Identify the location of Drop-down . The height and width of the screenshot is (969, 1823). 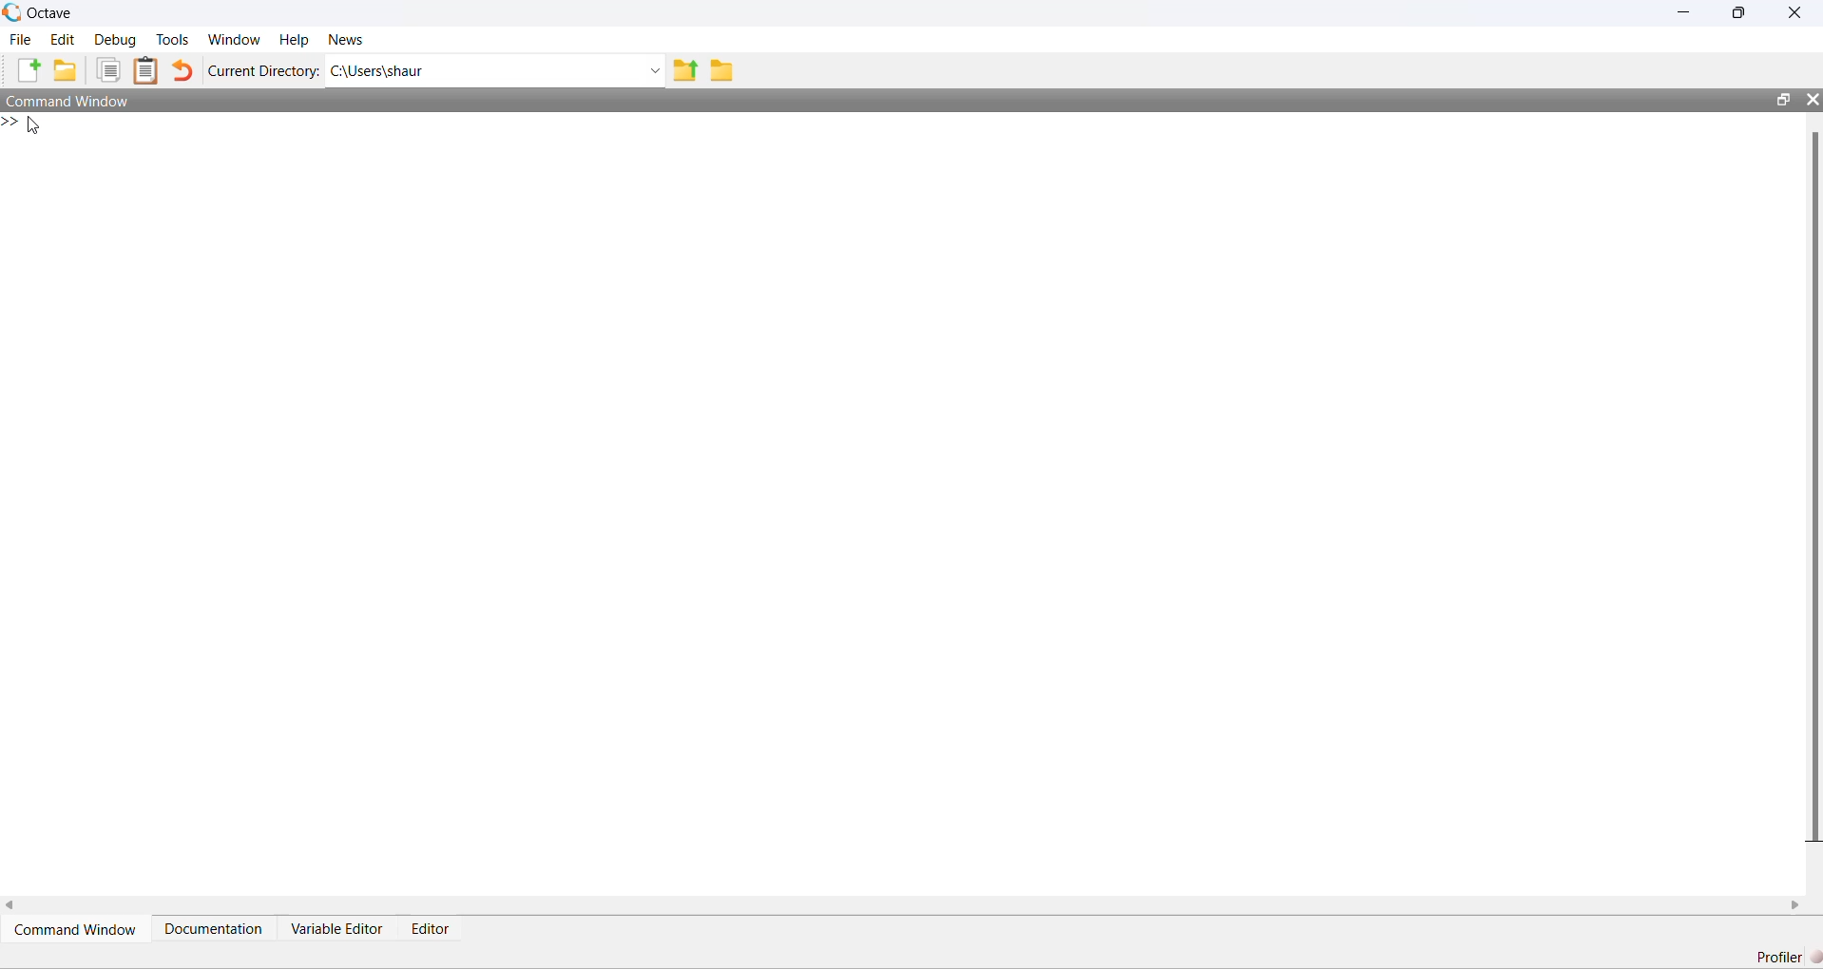
(653, 71).